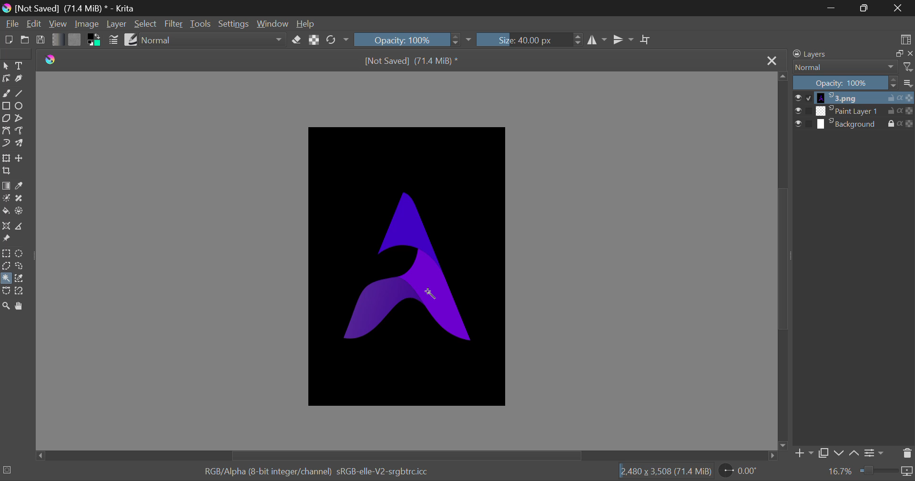 This screenshot has width=915, height=481. I want to click on layer 3, so click(848, 123).